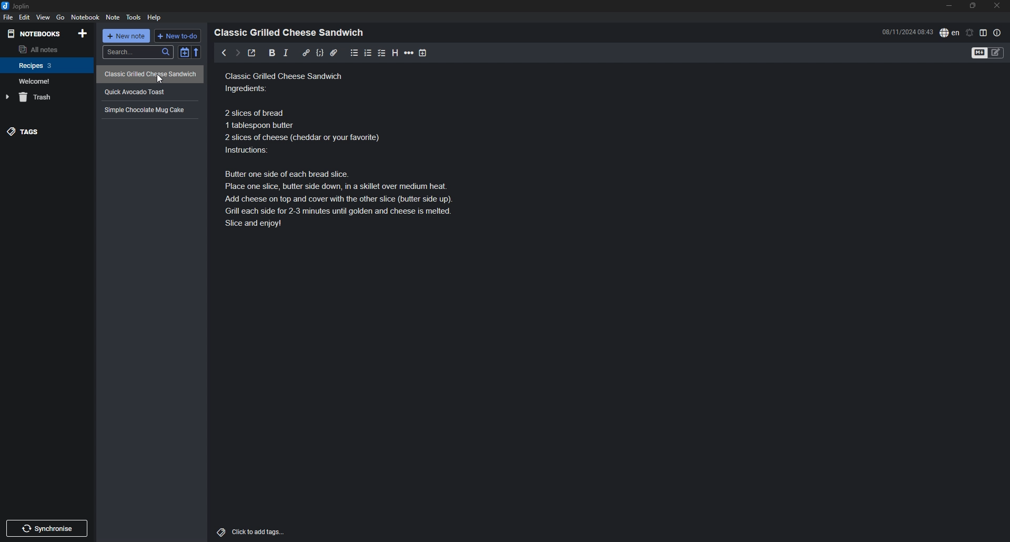 Image resolution: width=1010 pixels, height=542 pixels. Describe the element at coordinates (17, 6) in the screenshot. I see `joplin` at that location.